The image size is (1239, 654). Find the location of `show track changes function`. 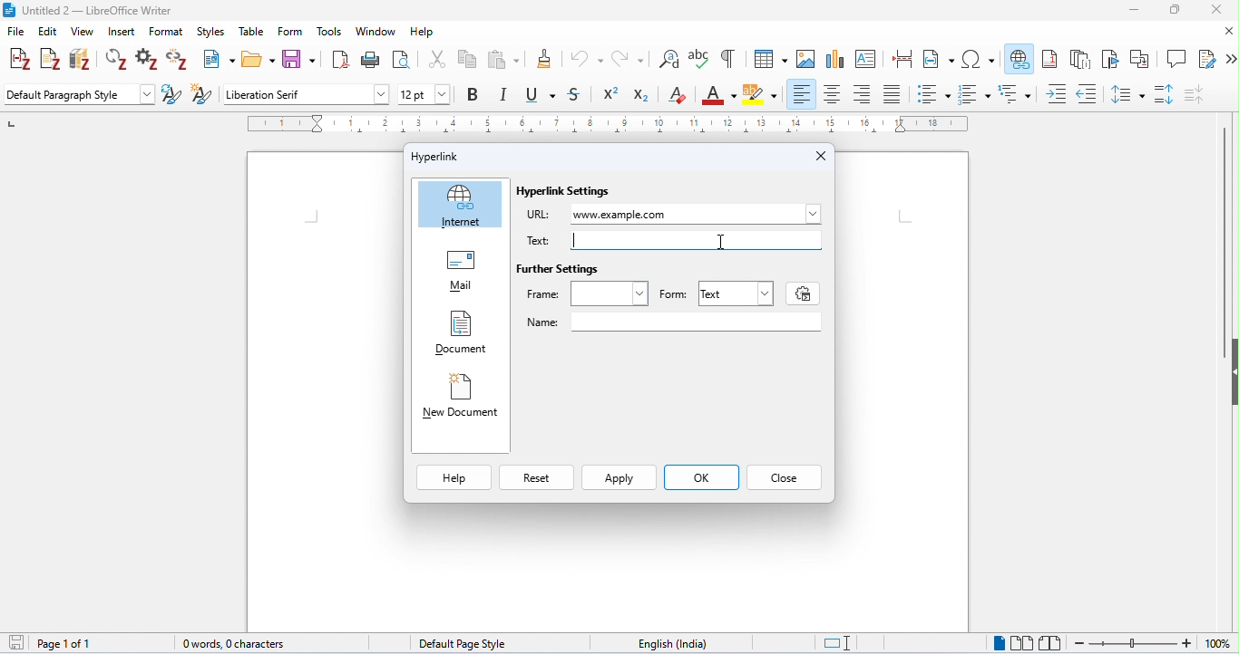

show track changes function is located at coordinates (1208, 58).